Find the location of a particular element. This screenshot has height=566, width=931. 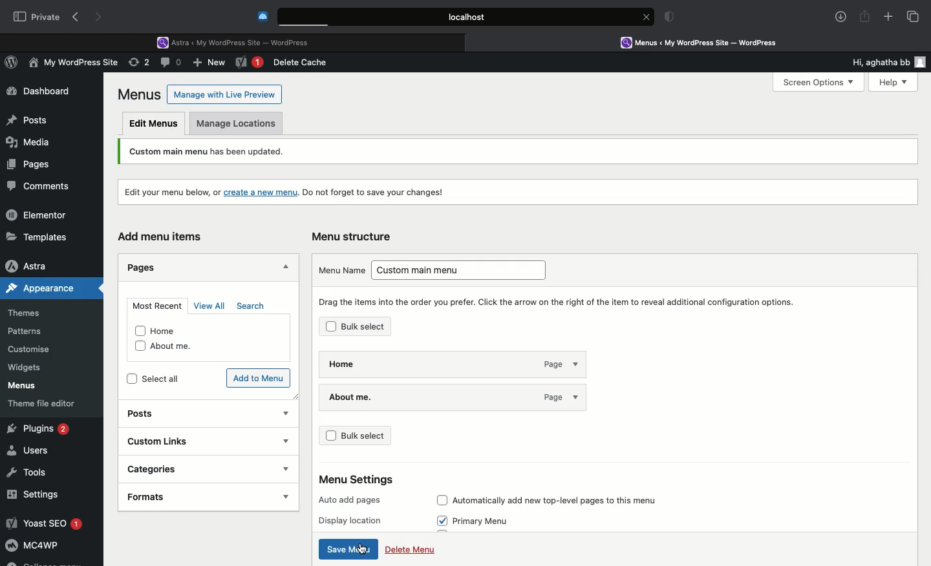

Manage with Live Preview is located at coordinates (225, 94).